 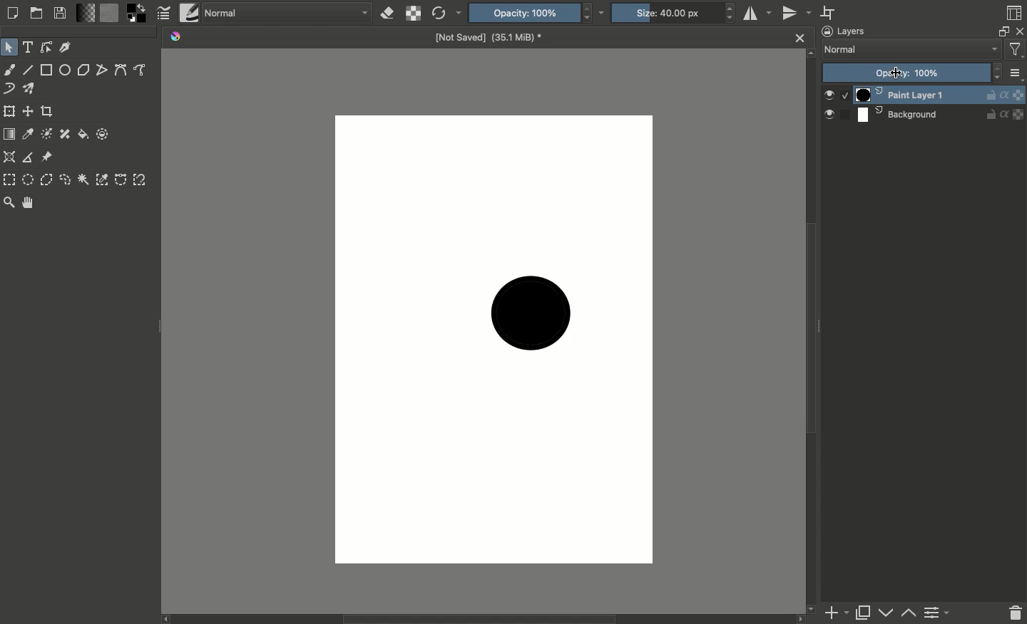 What do you see at coordinates (529, 313) in the screenshot?
I see `Shape` at bounding box center [529, 313].